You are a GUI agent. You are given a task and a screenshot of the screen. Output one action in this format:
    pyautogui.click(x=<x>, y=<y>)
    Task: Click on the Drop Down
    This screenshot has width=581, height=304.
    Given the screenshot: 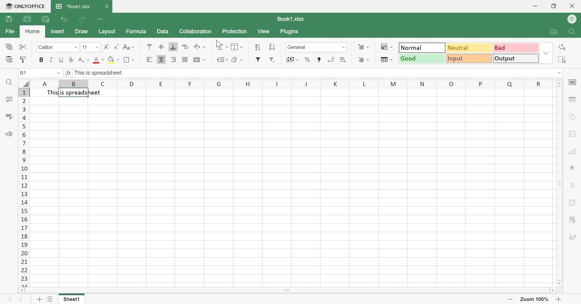 What is the action you would take?
    pyautogui.click(x=226, y=46)
    